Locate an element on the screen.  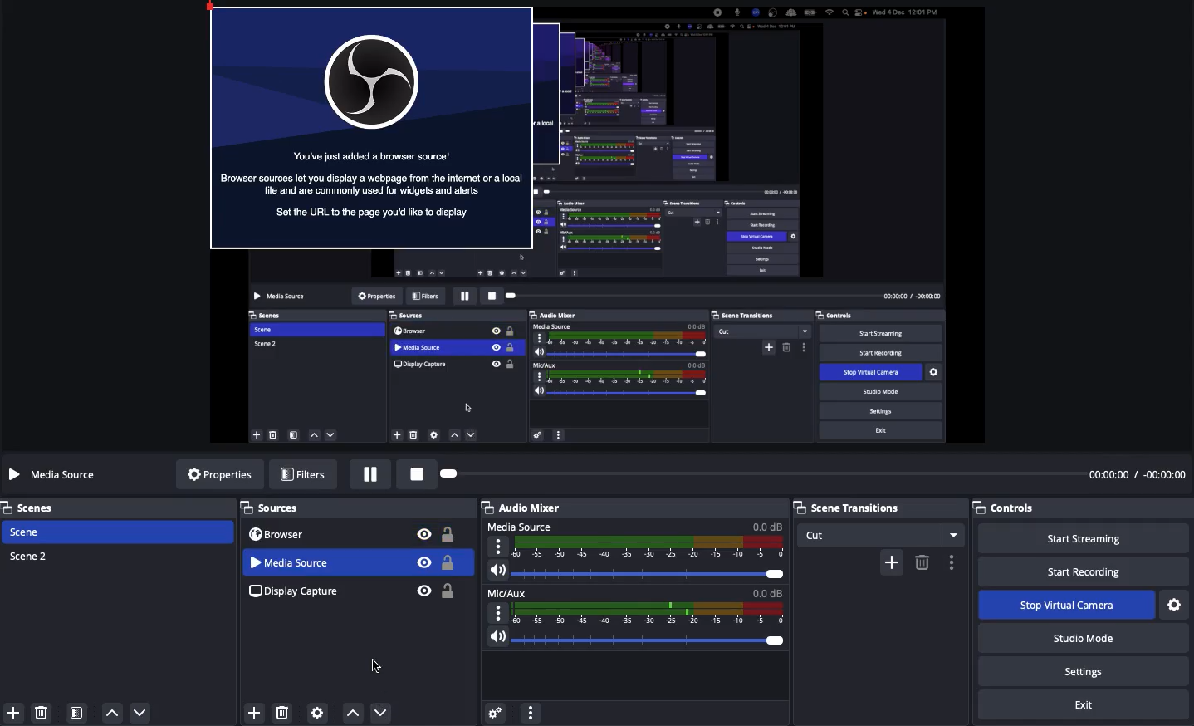
Scene transition is located at coordinates (878, 506).